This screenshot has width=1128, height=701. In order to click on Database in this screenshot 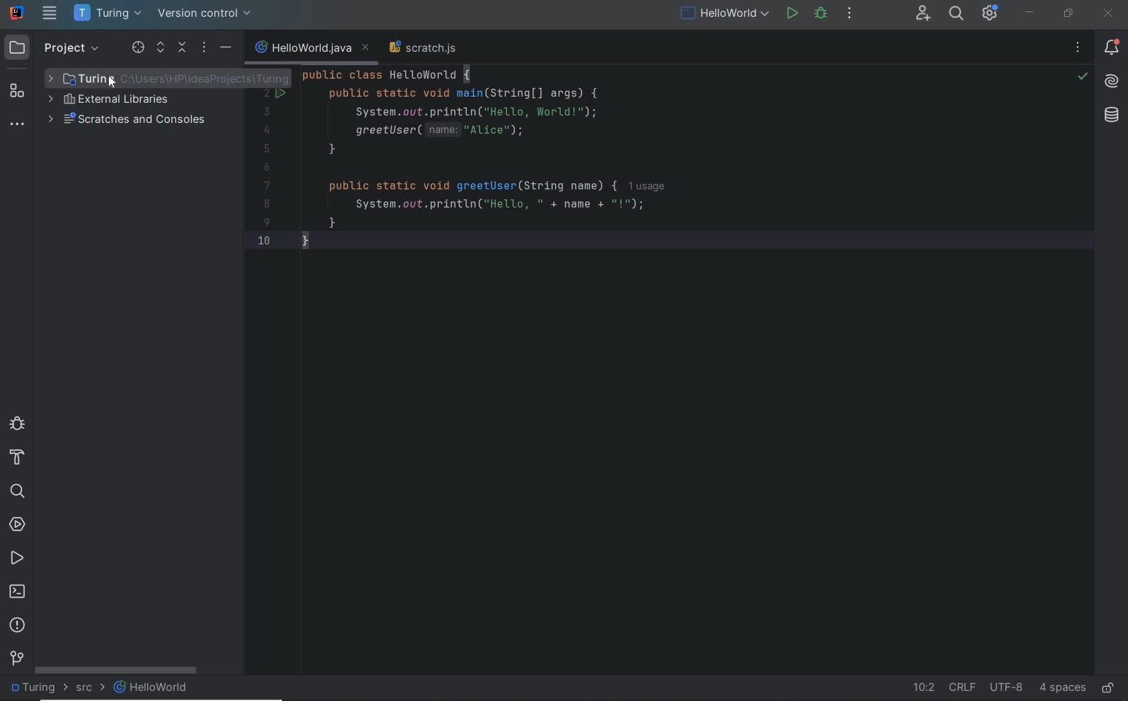, I will do `click(1113, 115)`.